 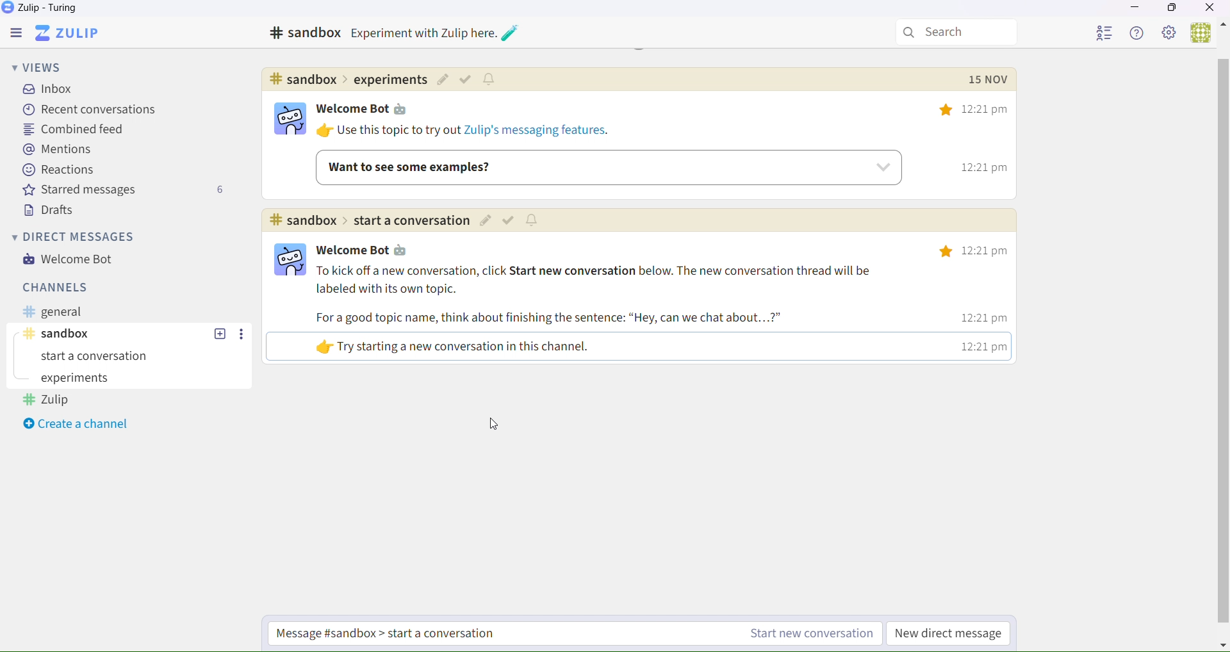 I want to click on Cursor, so click(x=496, y=426).